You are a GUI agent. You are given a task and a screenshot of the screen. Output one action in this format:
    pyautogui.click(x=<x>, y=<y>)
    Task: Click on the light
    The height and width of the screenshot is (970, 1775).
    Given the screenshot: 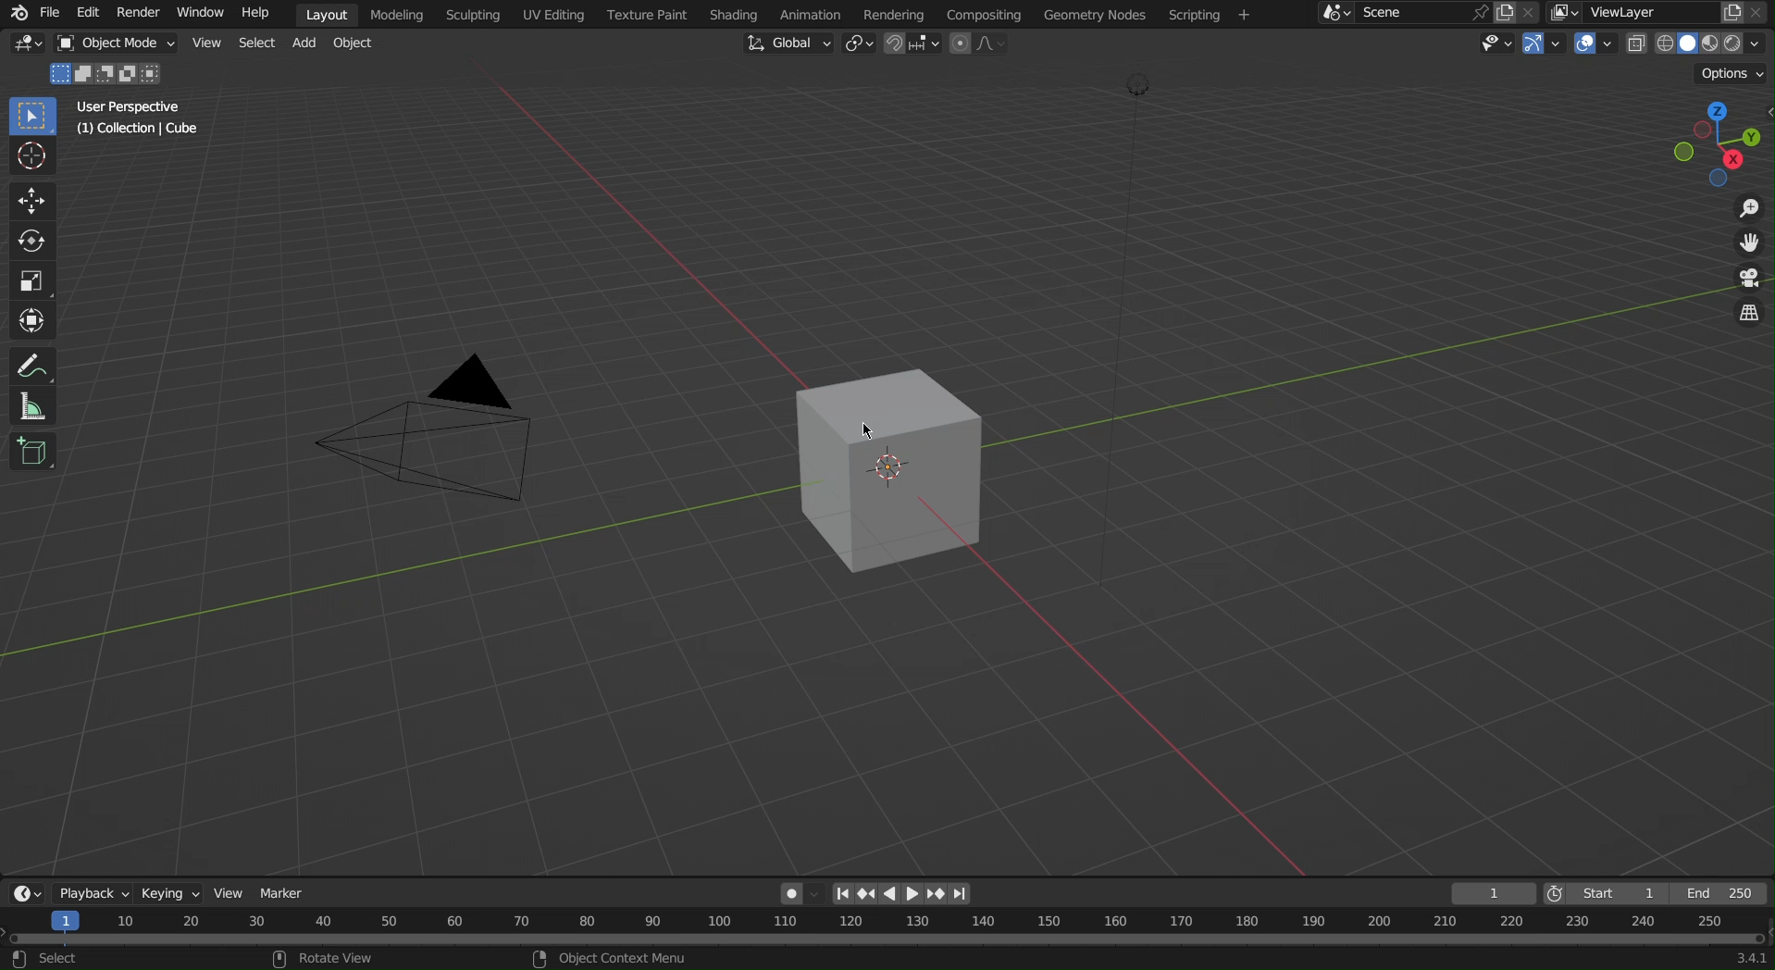 What is the action you would take?
    pyautogui.click(x=1123, y=273)
    